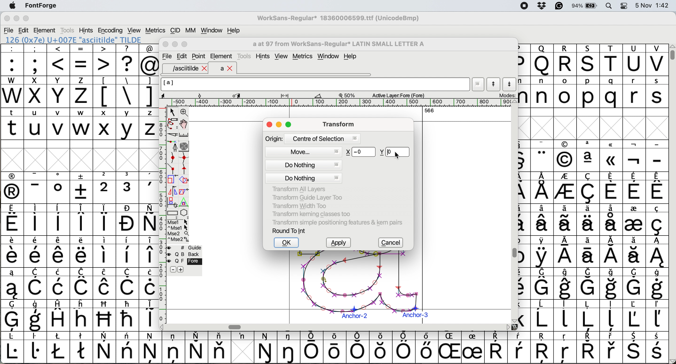  Describe the element at coordinates (173, 158) in the screenshot. I see `add a curve point` at that location.